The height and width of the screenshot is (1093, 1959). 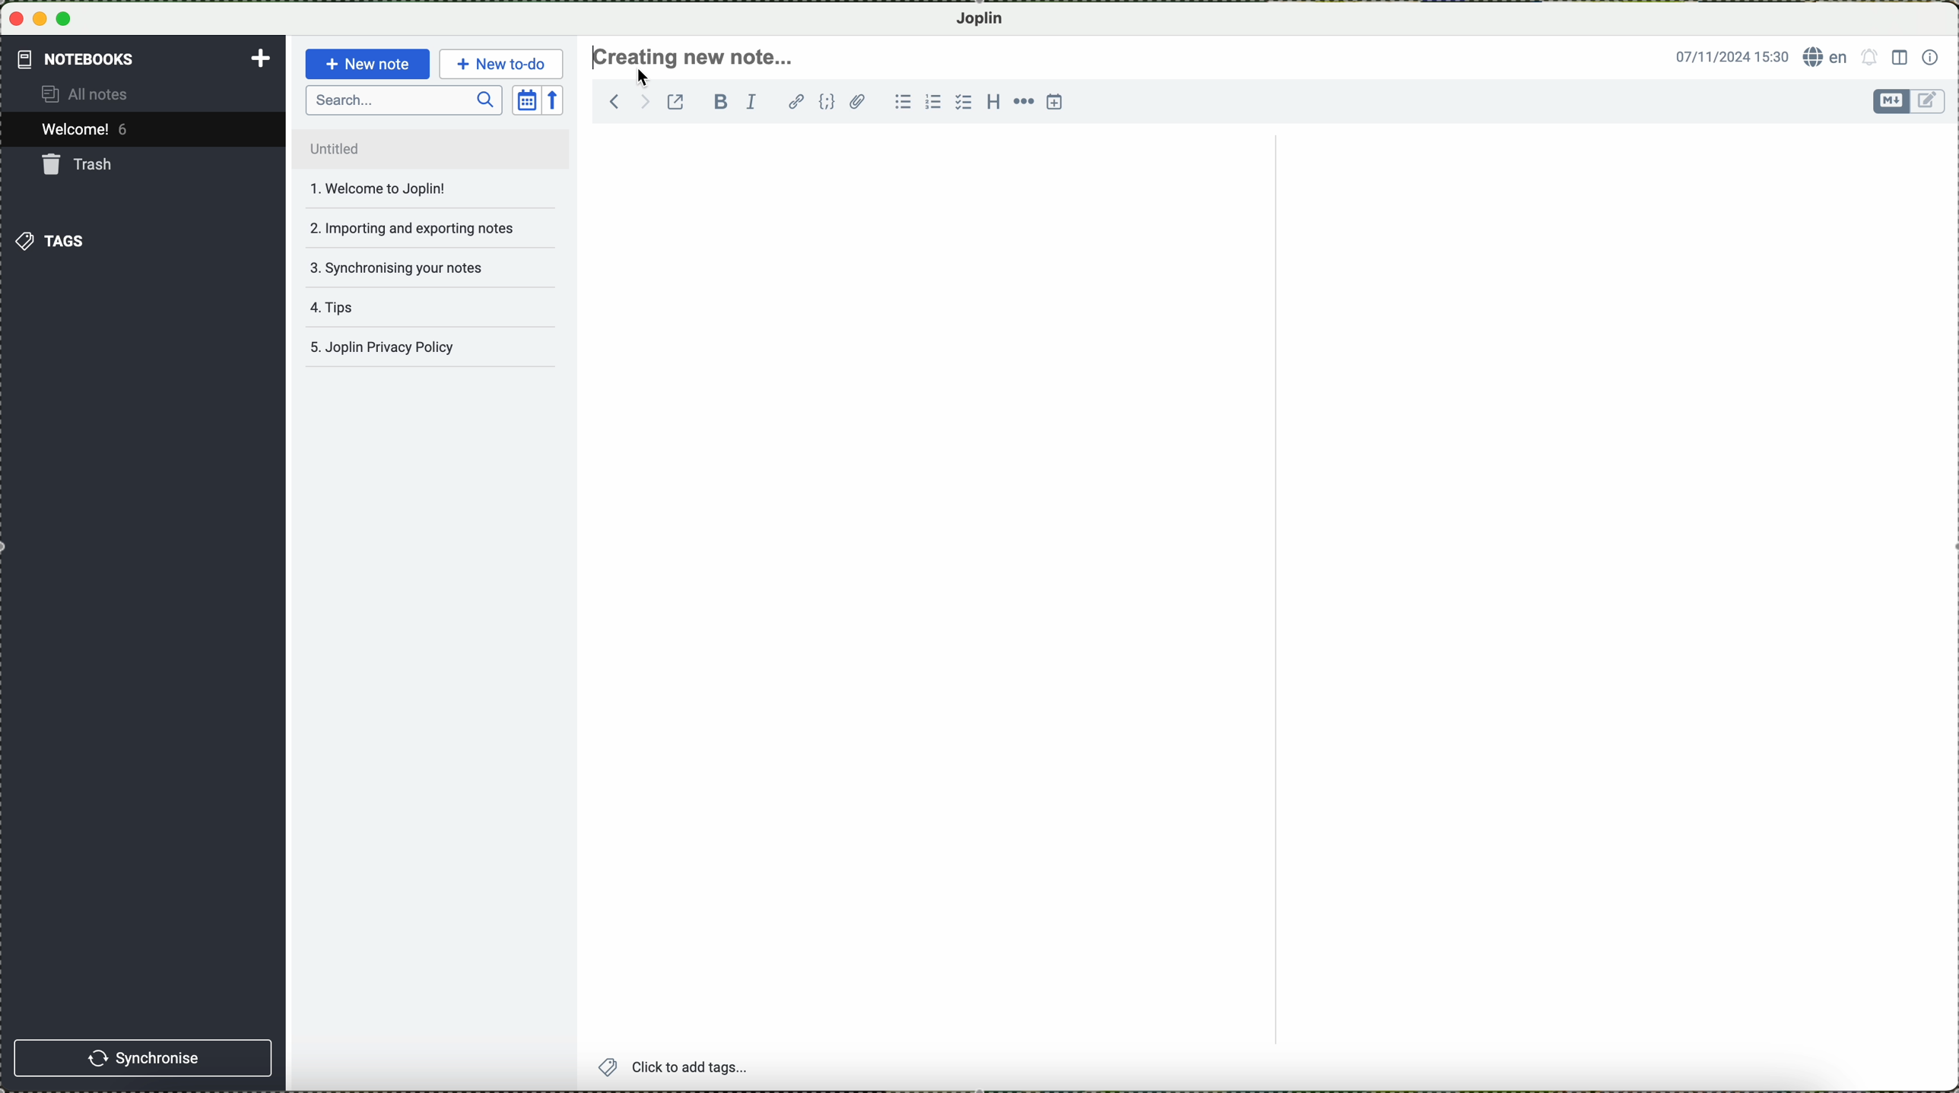 I want to click on tags, so click(x=52, y=240).